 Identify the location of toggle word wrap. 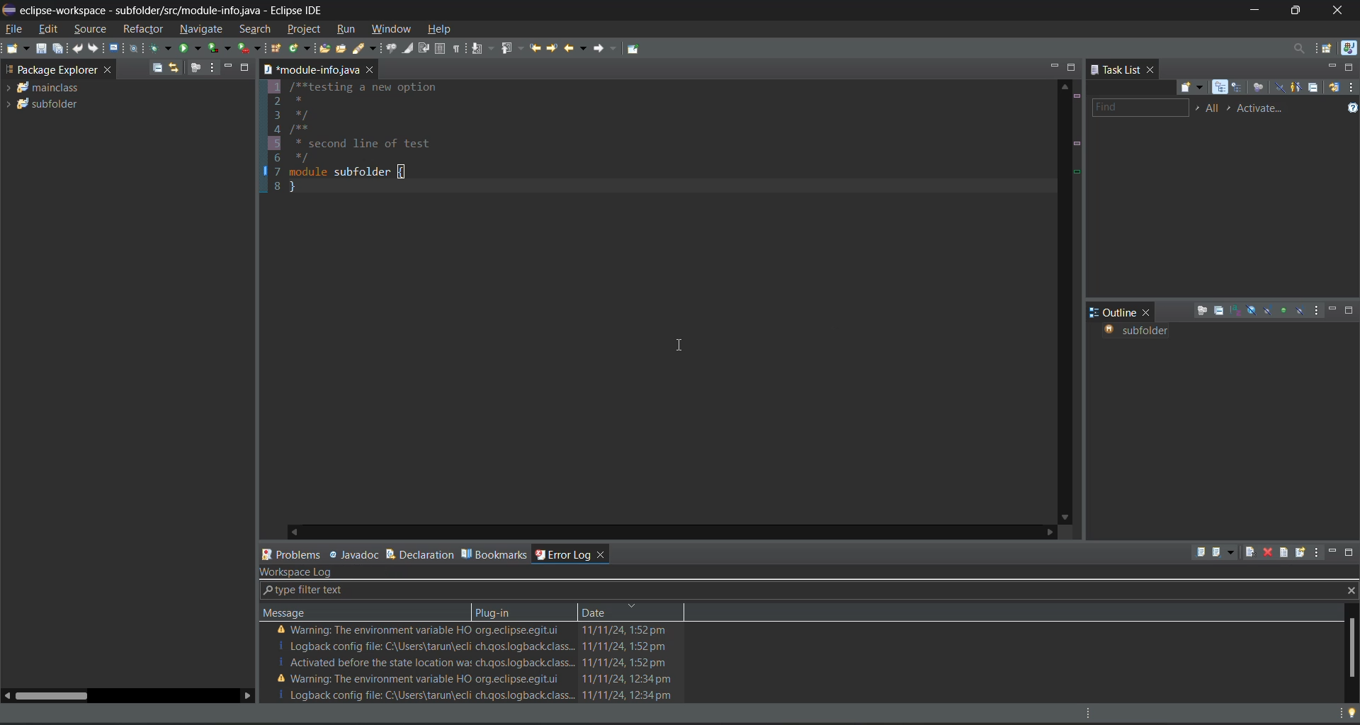
(426, 50).